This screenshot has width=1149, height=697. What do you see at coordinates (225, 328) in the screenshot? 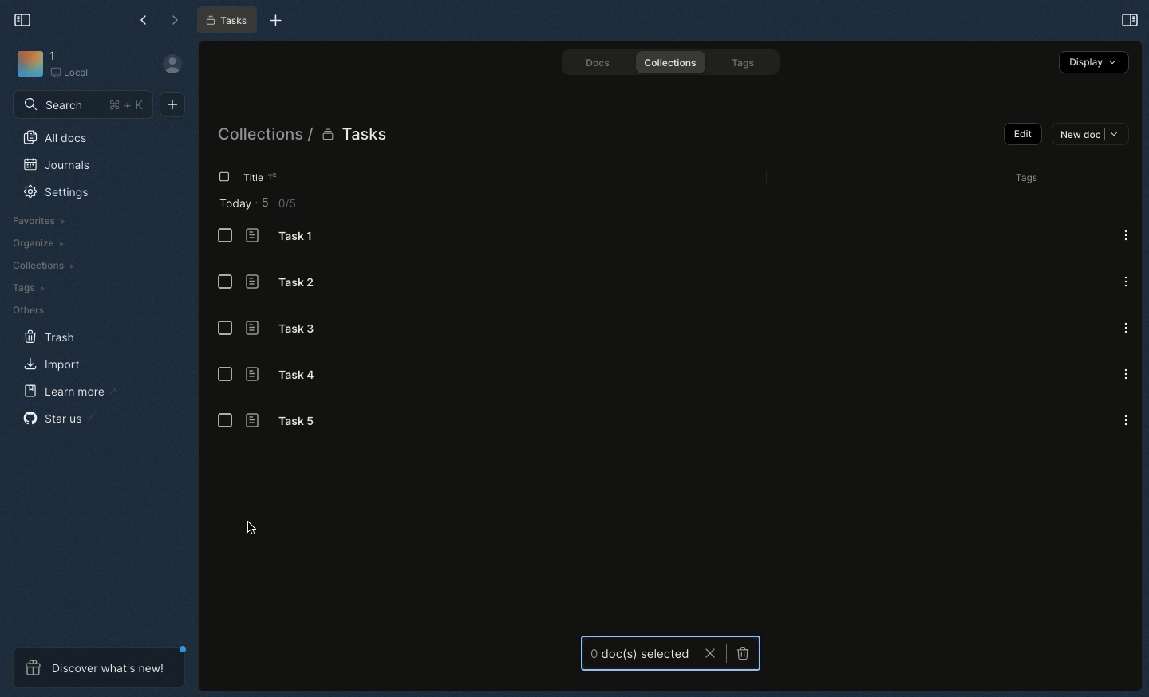
I see `List view` at bounding box center [225, 328].